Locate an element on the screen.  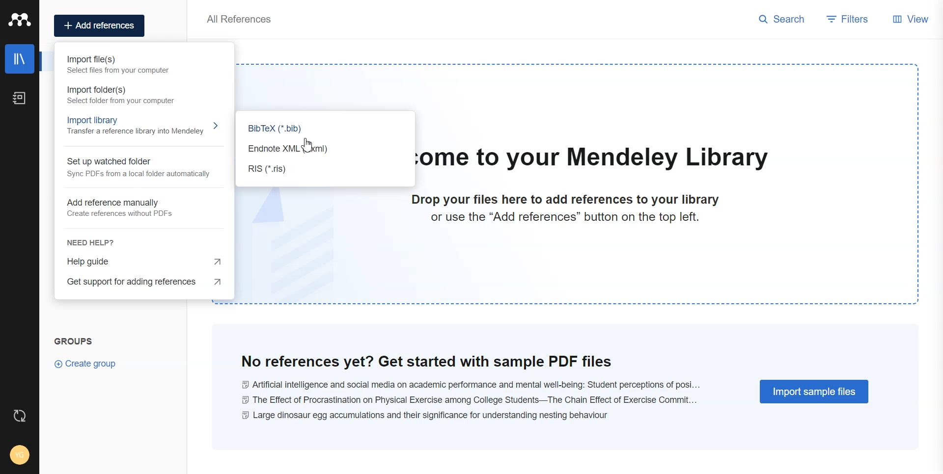
Logo is located at coordinates (20, 20).